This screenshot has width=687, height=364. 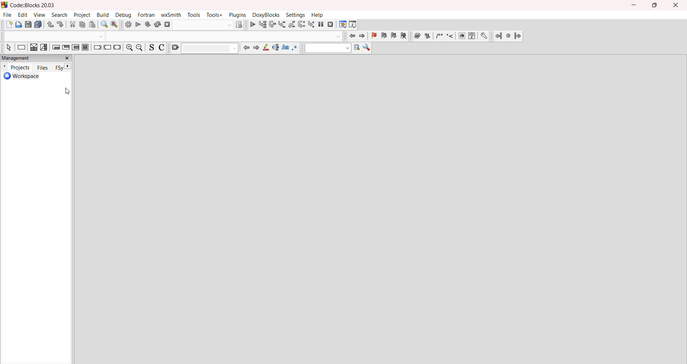 I want to click on search, so click(x=60, y=15).